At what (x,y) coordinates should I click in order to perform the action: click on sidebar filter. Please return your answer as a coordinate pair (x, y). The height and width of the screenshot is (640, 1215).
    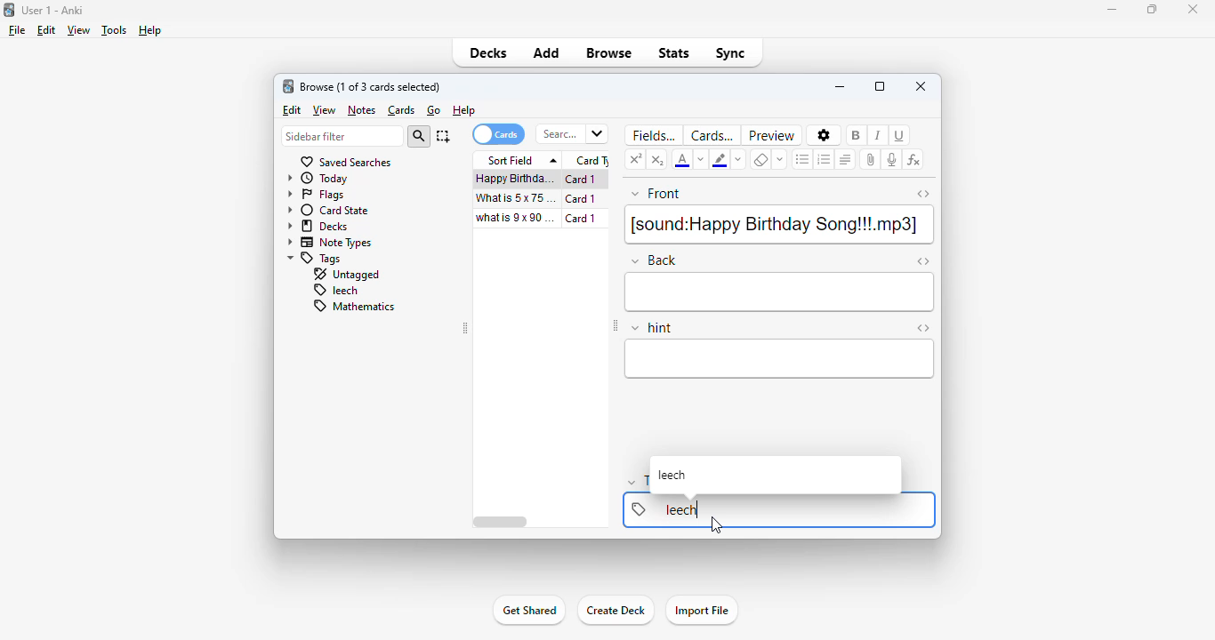
    Looking at the image, I should click on (342, 137).